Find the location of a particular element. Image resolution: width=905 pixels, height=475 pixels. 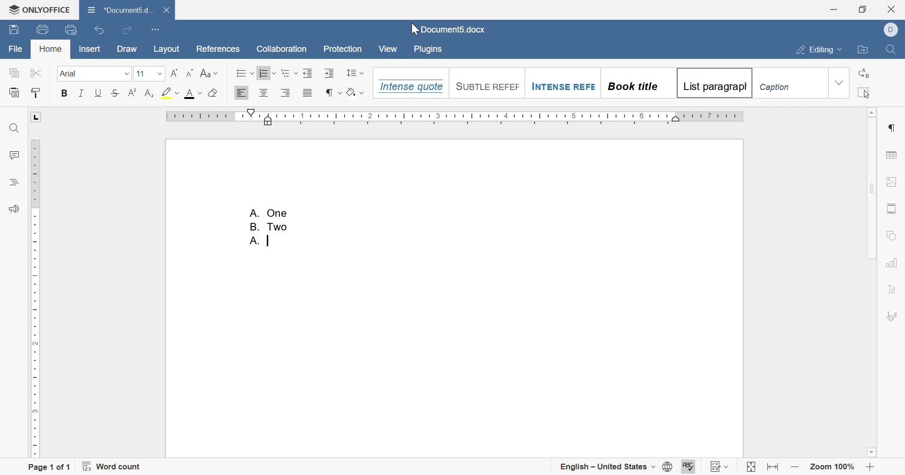

Superscript is located at coordinates (132, 92).